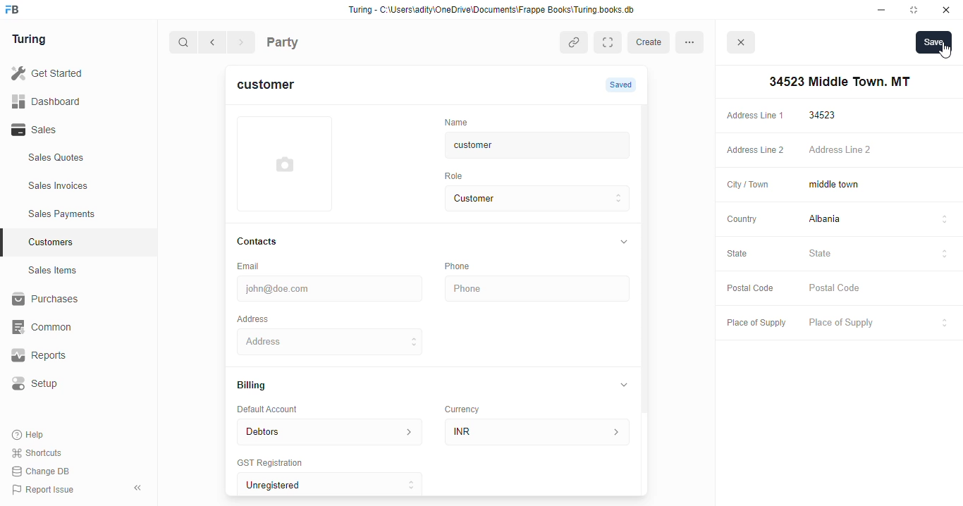 Image resolution: width=963 pixels, height=506 pixels. What do you see at coordinates (332, 287) in the screenshot?
I see `john@doe.com` at bounding box center [332, 287].